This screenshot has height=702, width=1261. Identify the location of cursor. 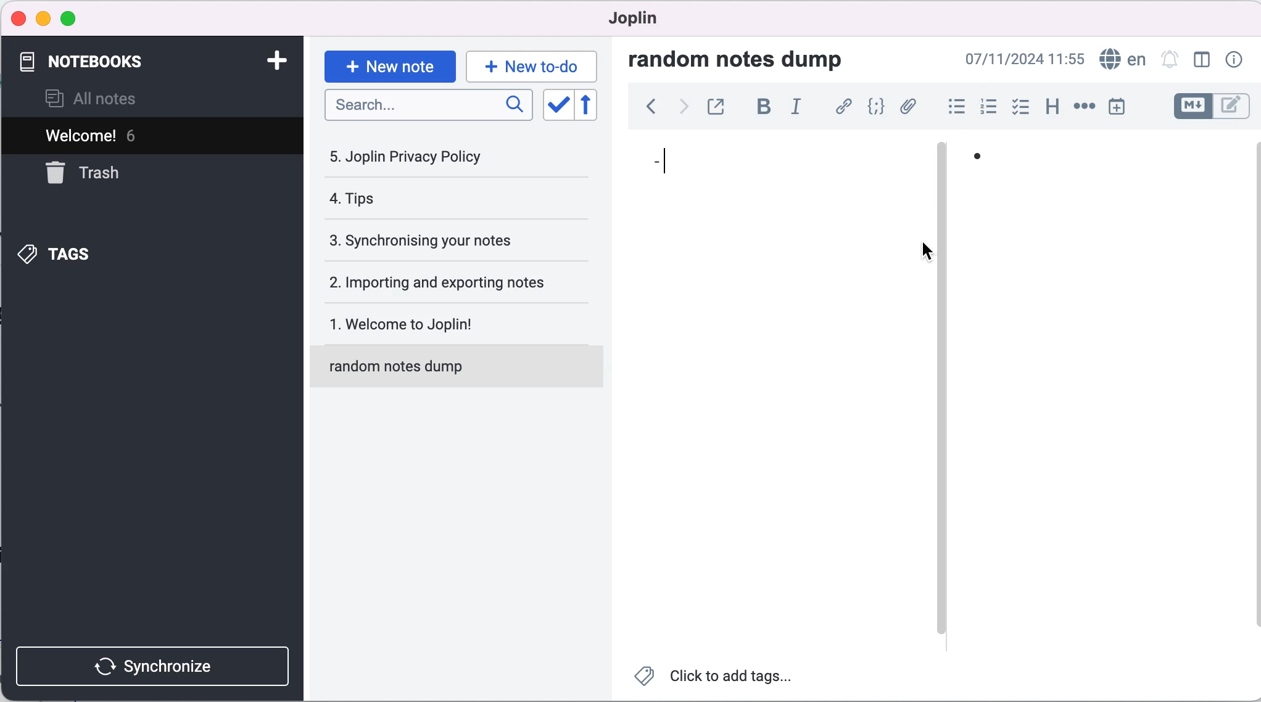
(930, 254).